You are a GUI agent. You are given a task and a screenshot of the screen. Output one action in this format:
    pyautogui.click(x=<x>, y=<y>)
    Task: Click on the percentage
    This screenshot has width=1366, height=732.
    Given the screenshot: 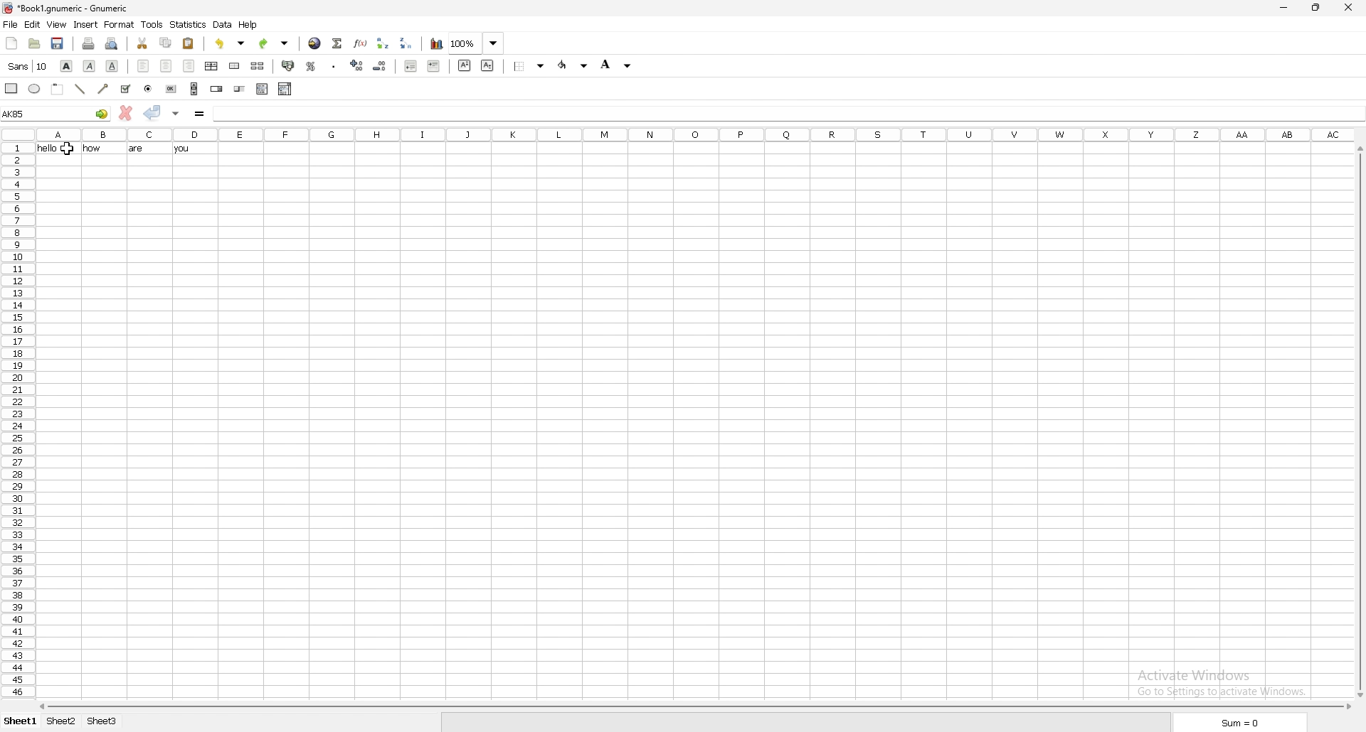 What is the action you would take?
    pyautogui.click(x=312, y=65)
    